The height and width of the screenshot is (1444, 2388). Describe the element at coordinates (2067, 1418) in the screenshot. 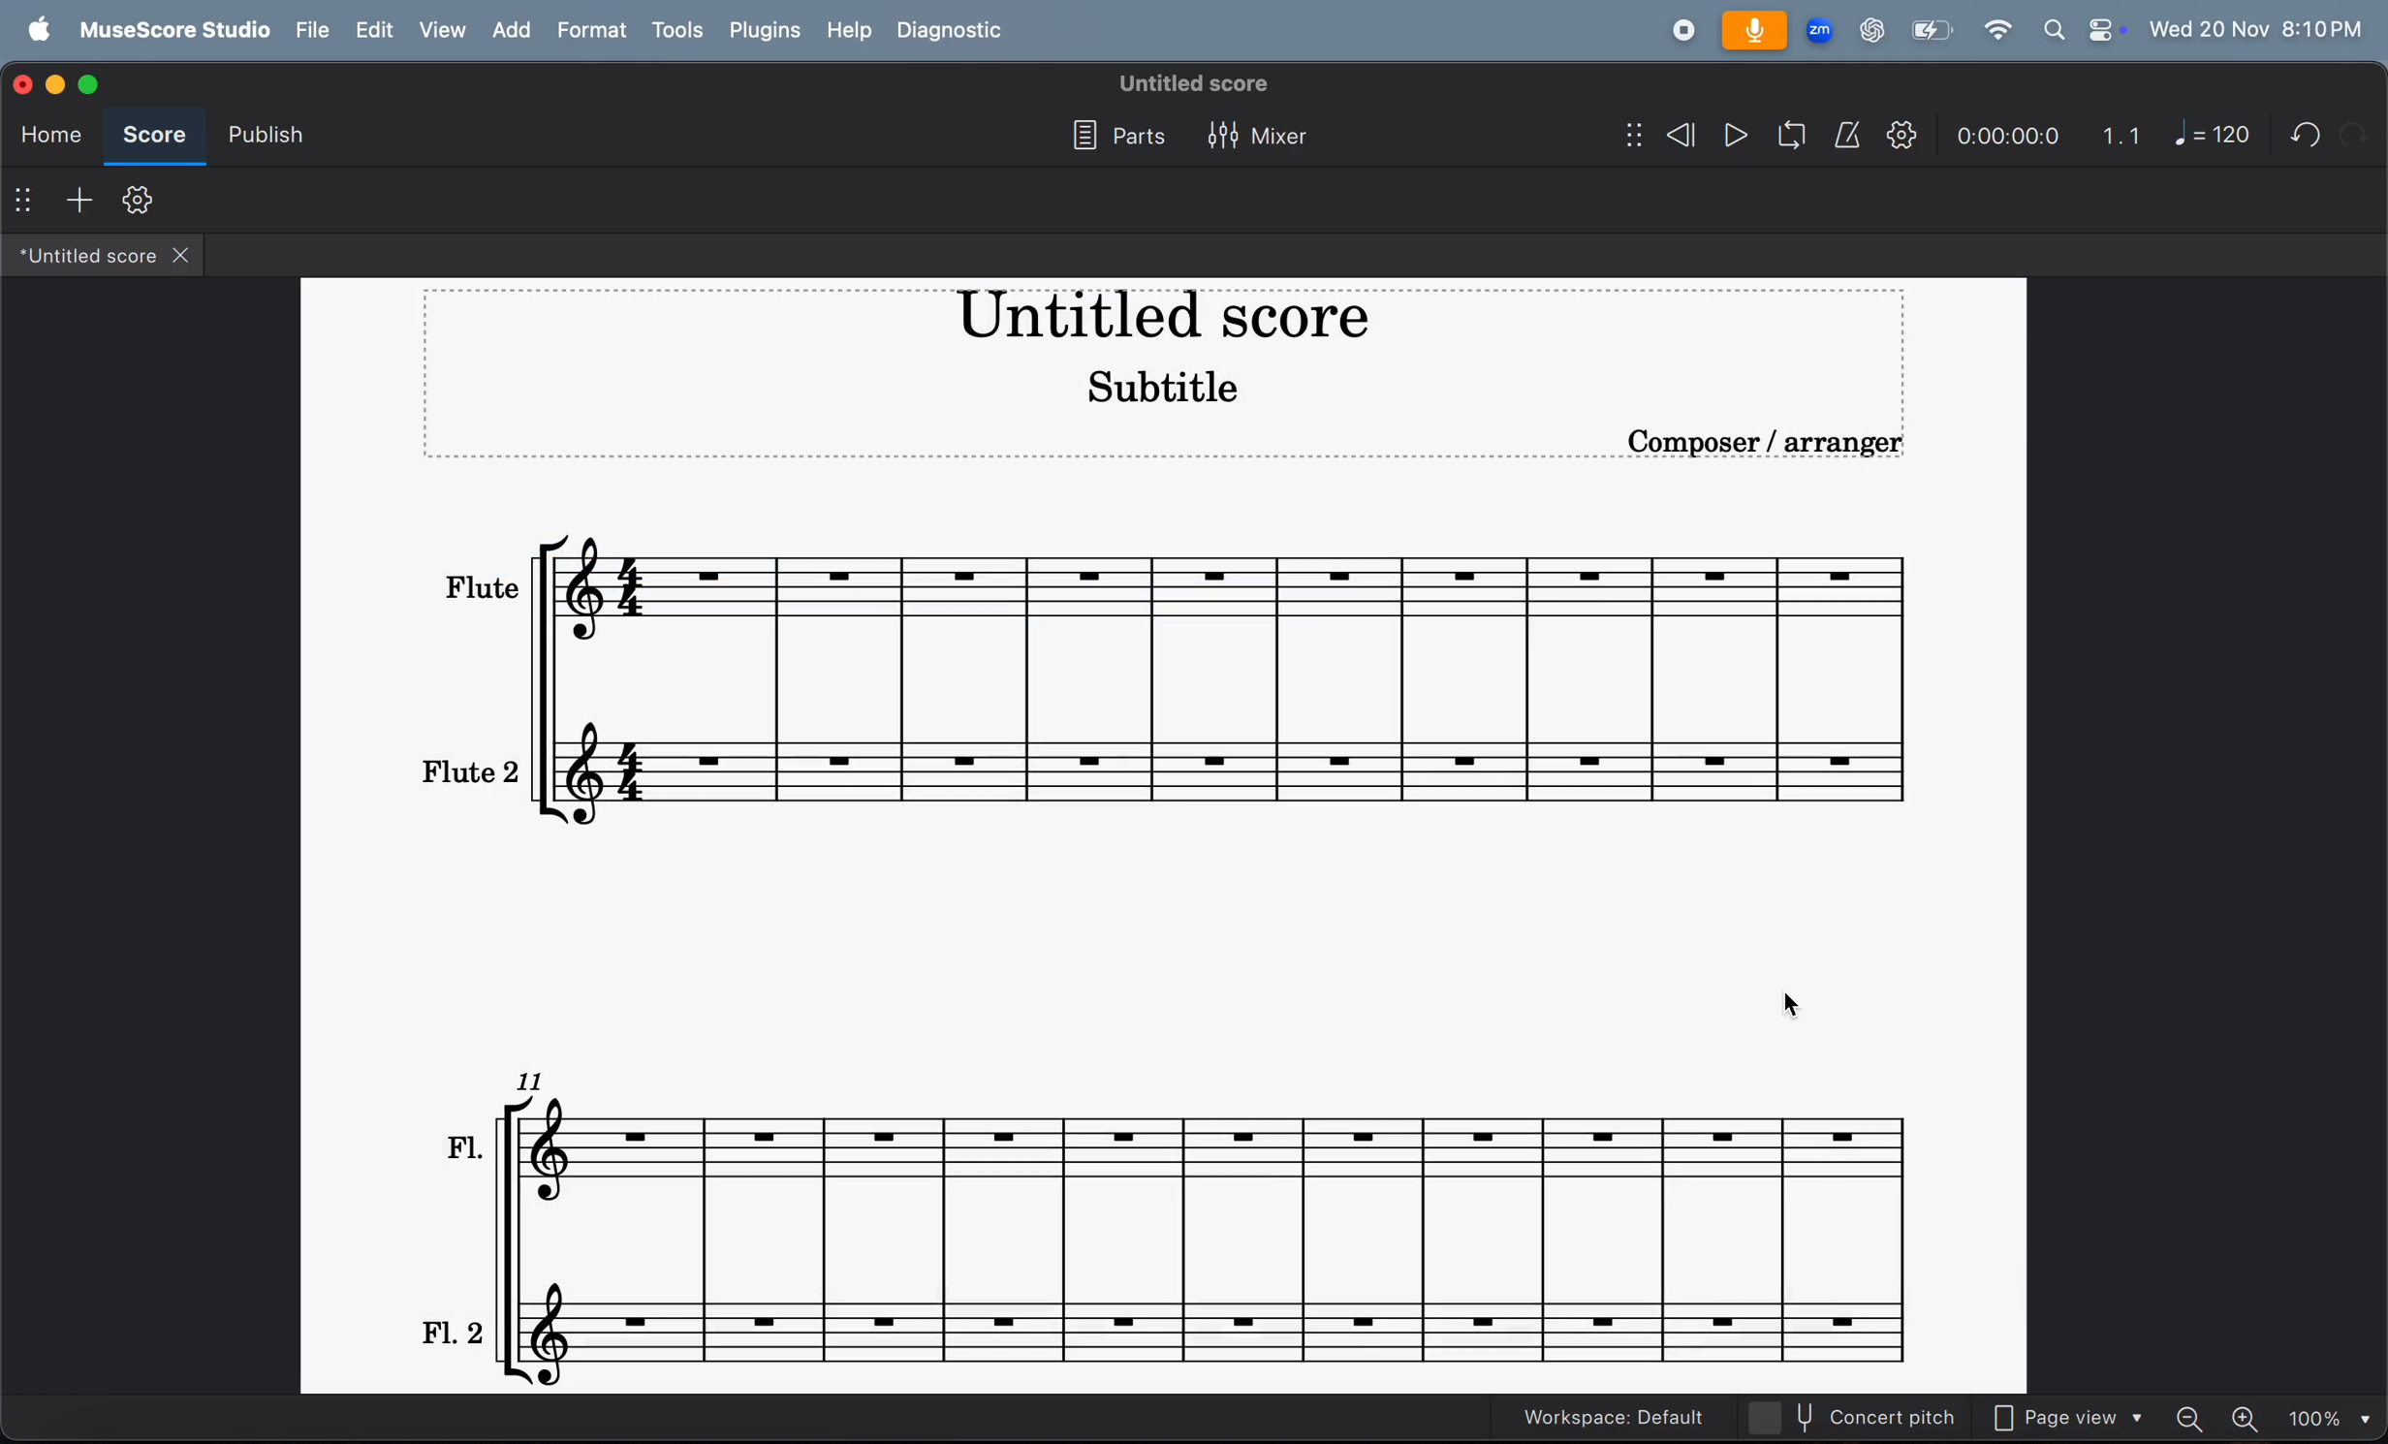

I see `page view` at that location.